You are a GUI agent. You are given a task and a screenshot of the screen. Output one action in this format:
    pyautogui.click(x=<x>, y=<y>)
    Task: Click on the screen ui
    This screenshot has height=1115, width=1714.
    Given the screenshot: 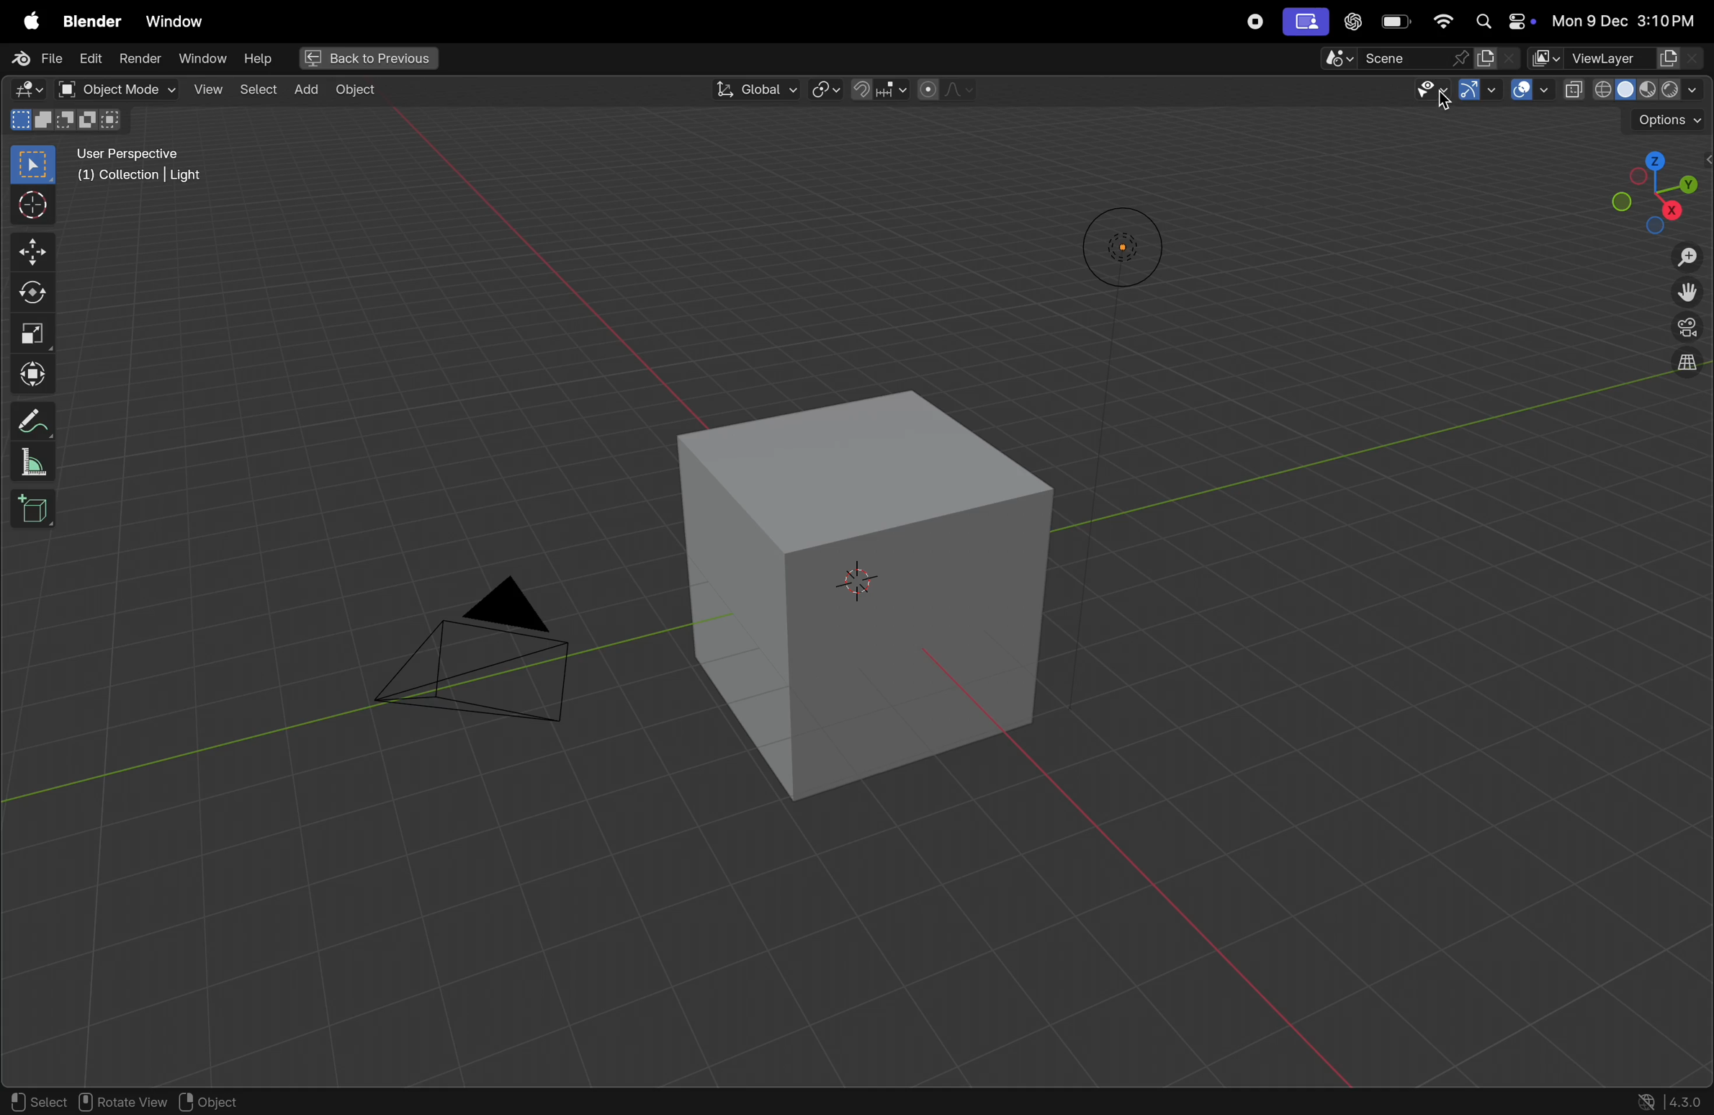 What is the action you would take?
    pyautogui.click(x=1304, y=22)
    